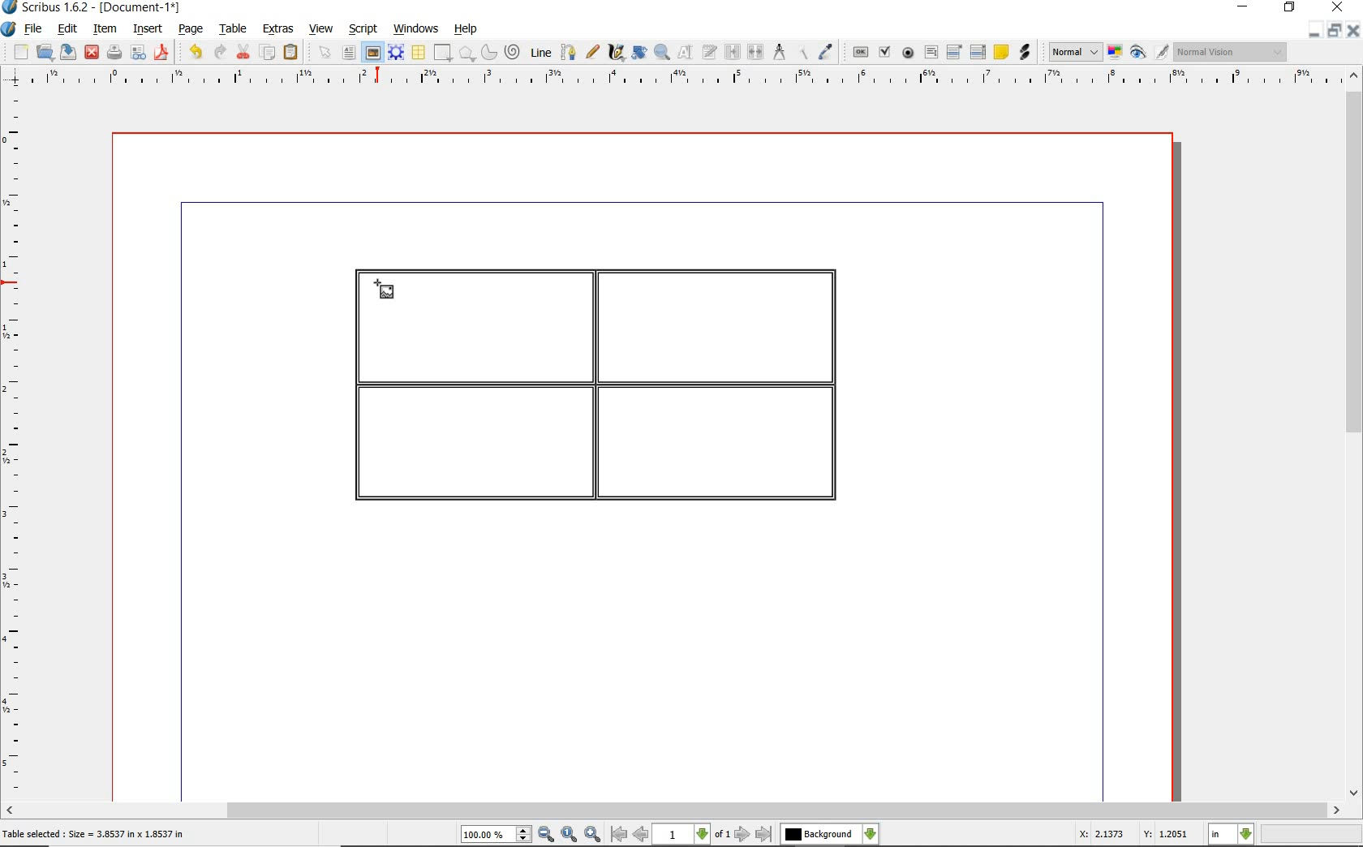 The height and width of the screenshot is (847, 1363). I want to click on pdf push button, so click(861, 51).